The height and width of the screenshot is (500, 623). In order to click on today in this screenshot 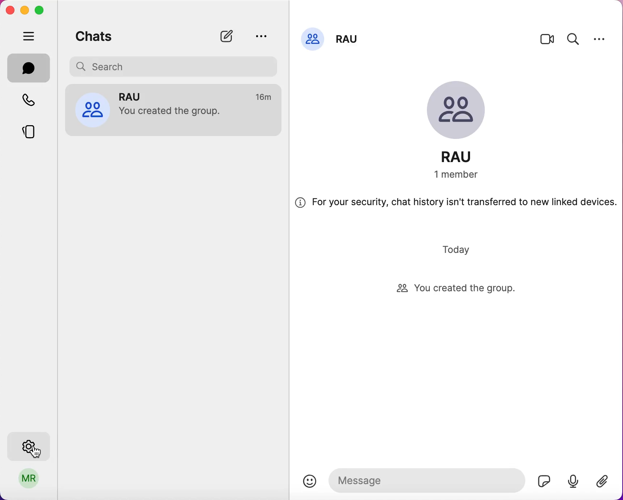, I will do `click(458, 249)`.